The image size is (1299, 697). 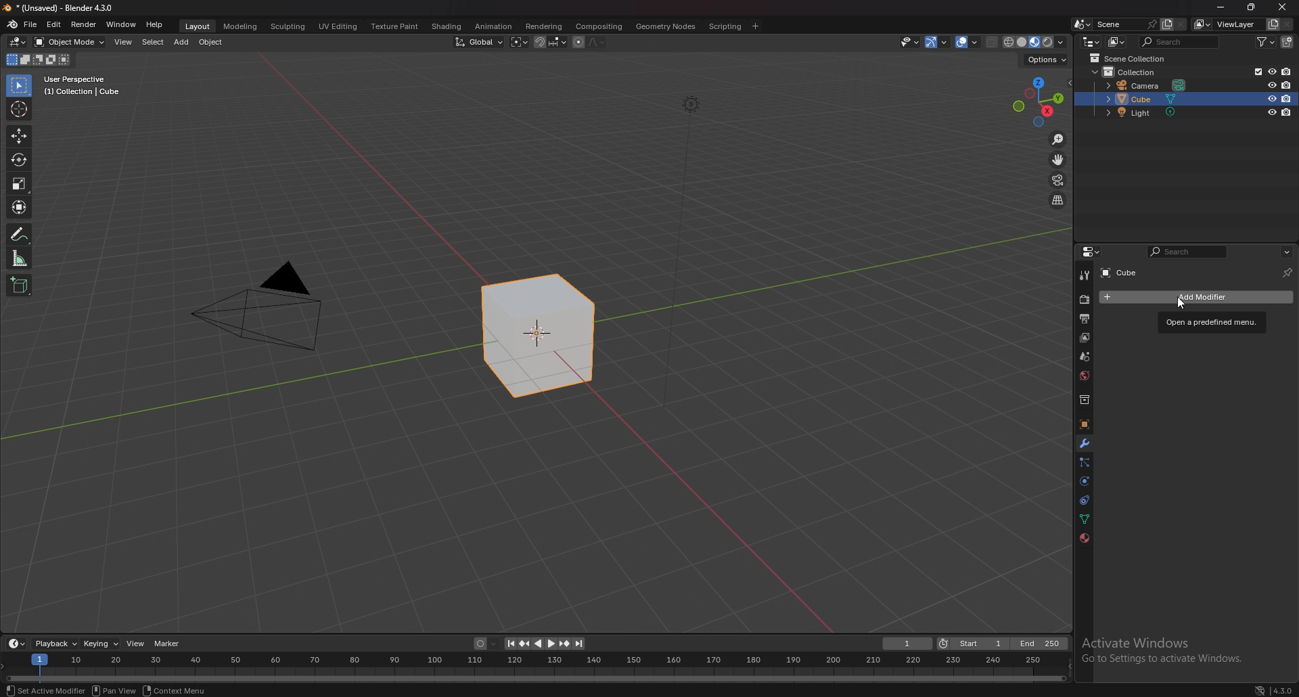 I want to click on add workspace, so click(x=755, y=26).